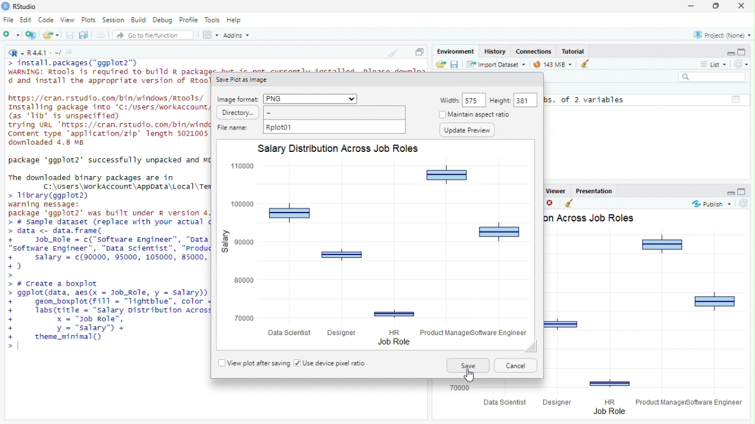 This screenshot has width=755, height=424. What do you see at coordinates (70, 35) in the screenshot?
I see `Save current document` at bounding box center [70, 35].